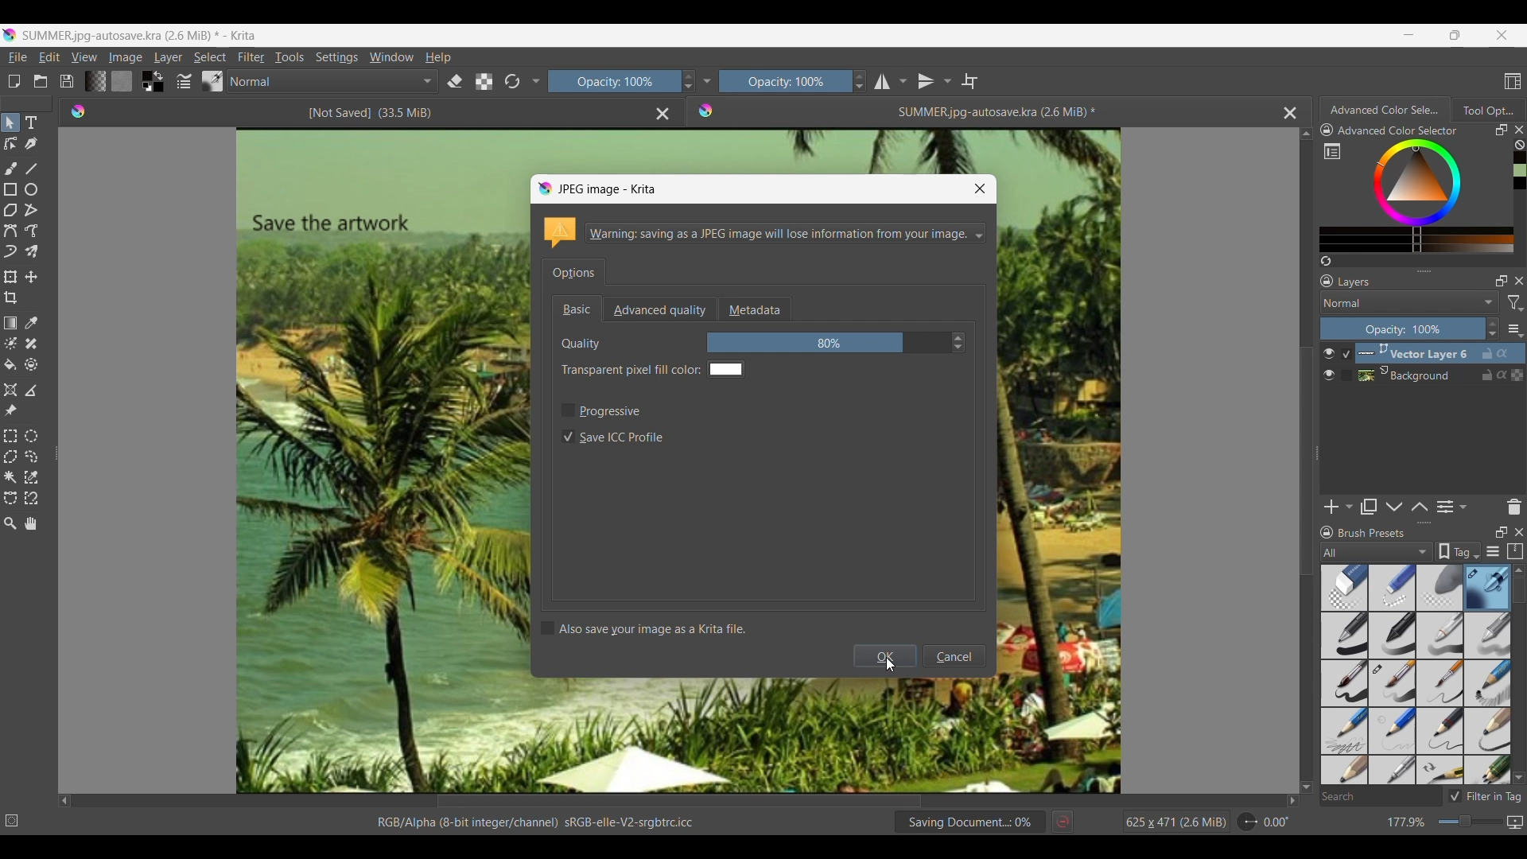 Image resolution: width=1527 pixels, height=859 pixels. What do you see at coordinates (980, 189) in the screenshot?
I see `Close window` at bounding box center [980, 189].